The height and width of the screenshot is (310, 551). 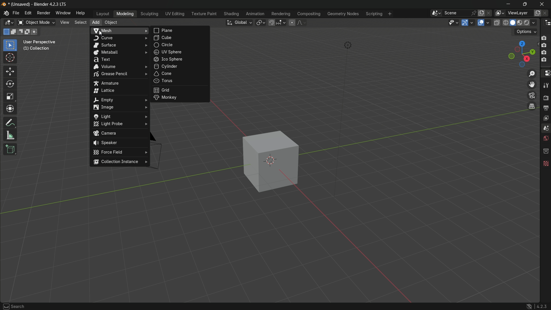 I want to click on proportional editing object, so click(x=292, y=22).